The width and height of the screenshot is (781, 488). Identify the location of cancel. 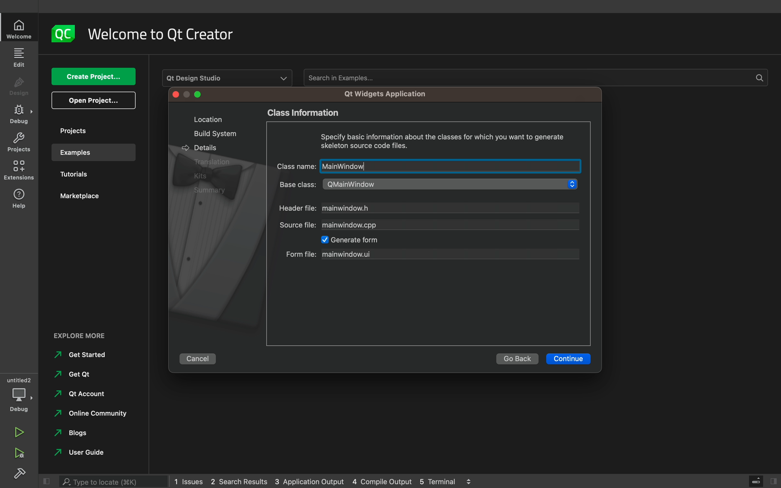
(201, 357).